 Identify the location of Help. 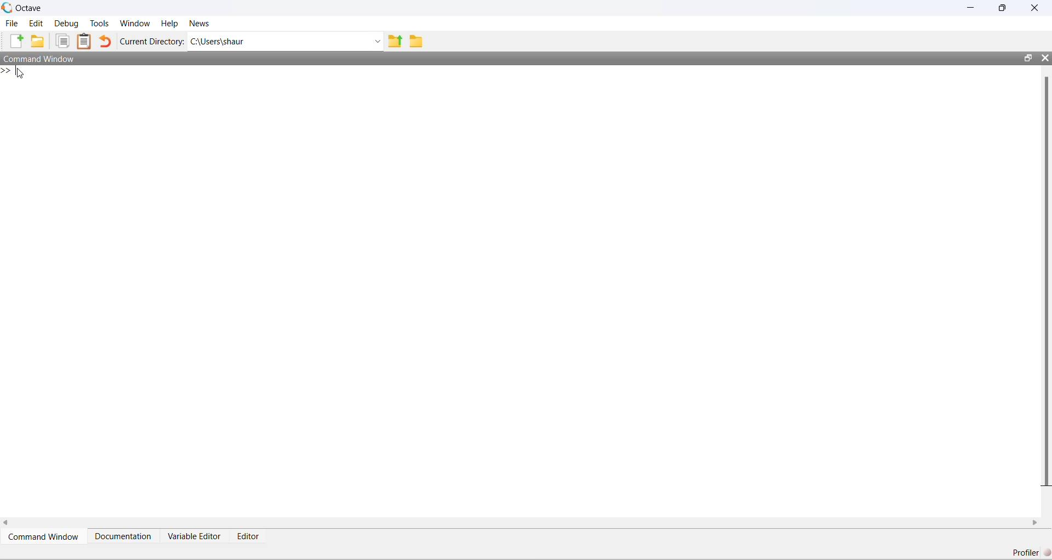
(169, 23).